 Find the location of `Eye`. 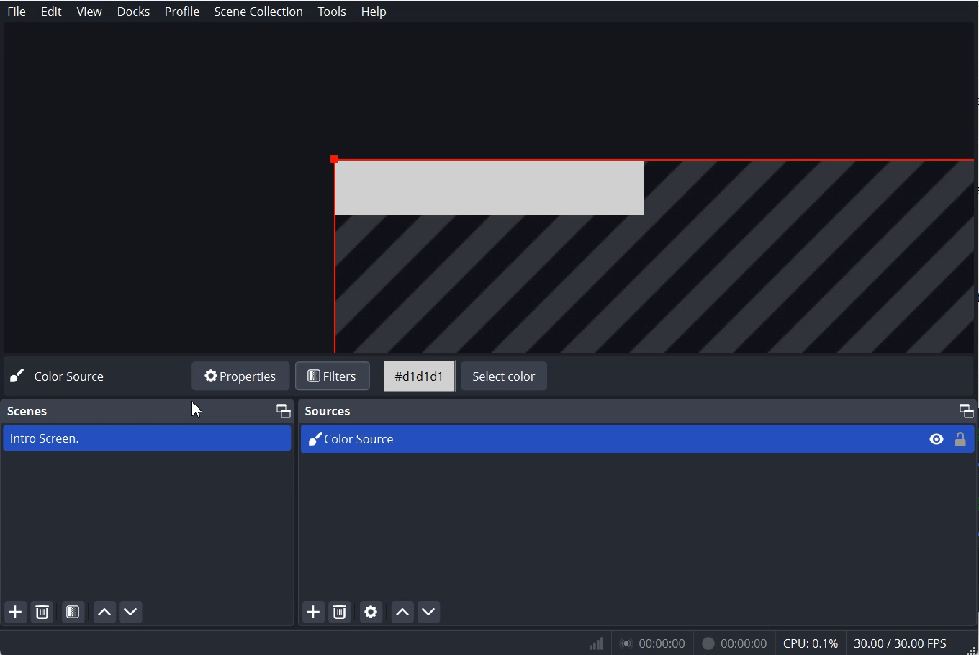

Eye is located at coordinates (937, 439).